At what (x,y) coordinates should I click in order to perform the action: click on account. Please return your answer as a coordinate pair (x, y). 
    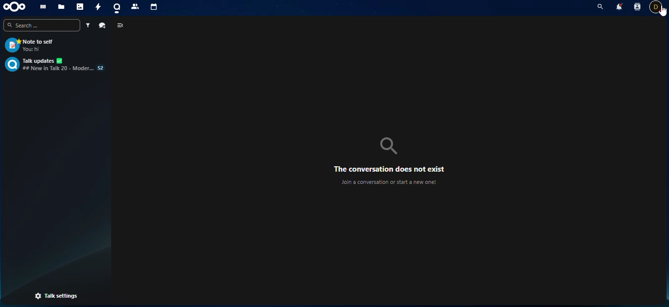
    Looking at the image, I should click on (656, 7).